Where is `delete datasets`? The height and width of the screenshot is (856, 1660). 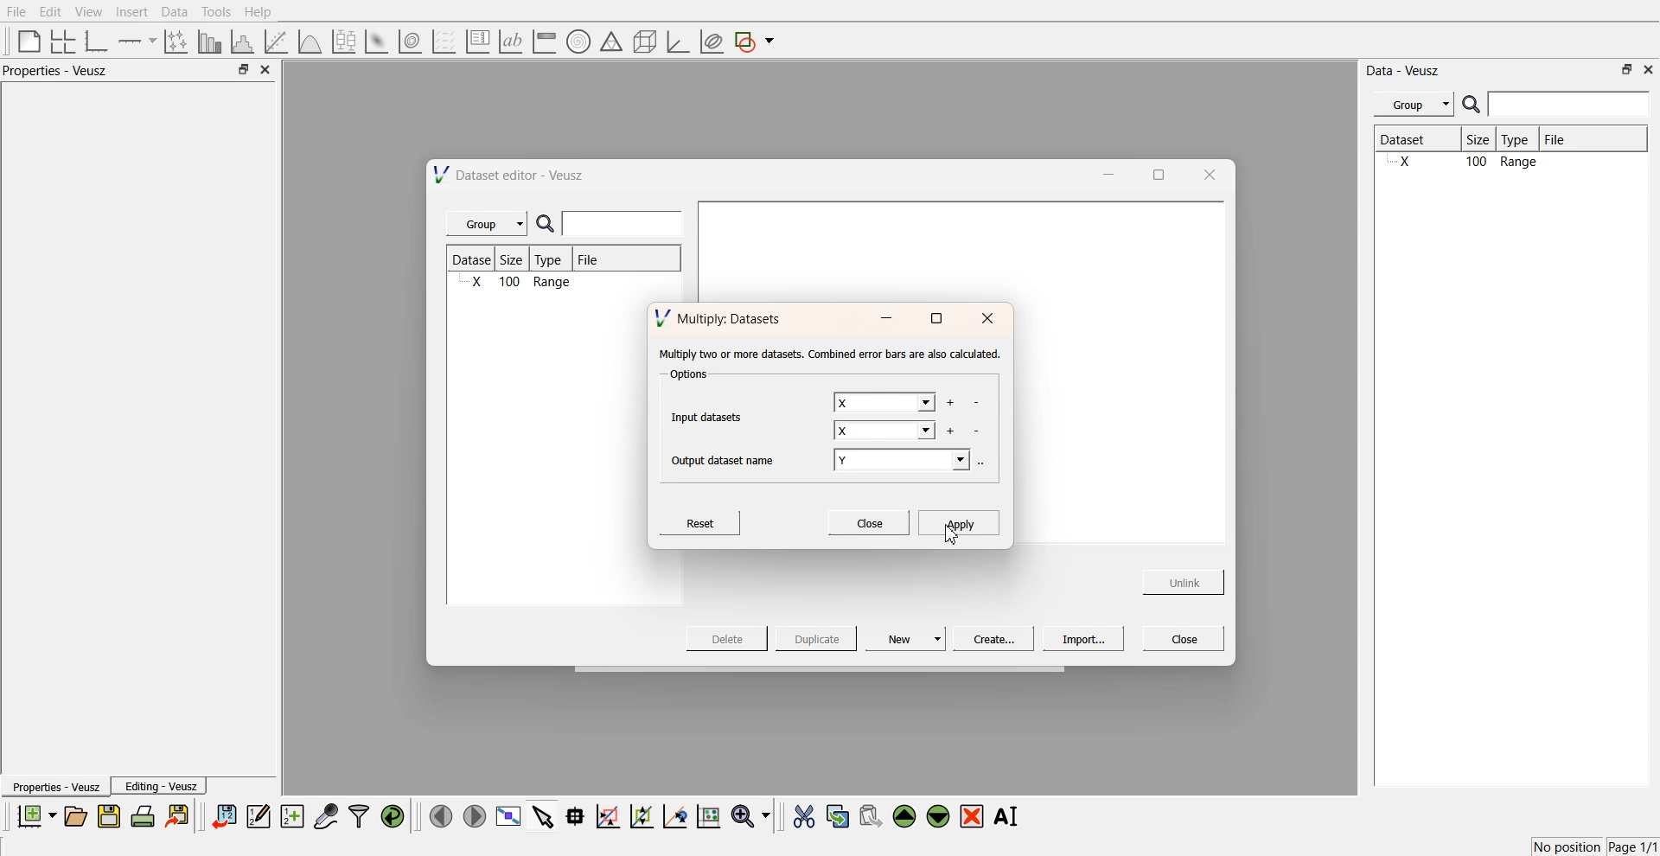
delete datasets is located at coordinates (978, 431).